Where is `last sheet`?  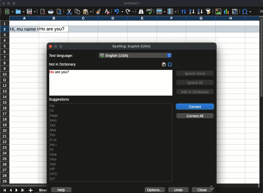 last sheet is located at coordinates (23, 190).